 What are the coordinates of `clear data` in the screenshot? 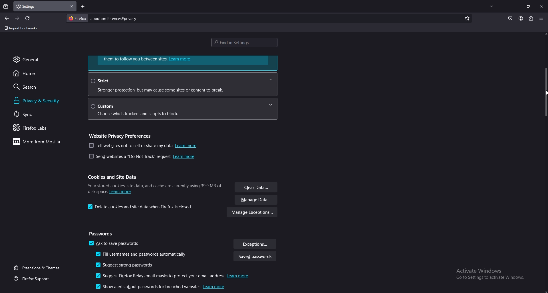 It's located at (257, 188).